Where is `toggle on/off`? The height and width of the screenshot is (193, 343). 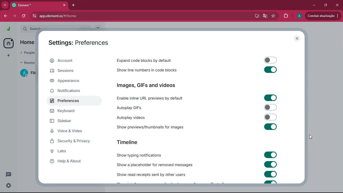
toggle on/off is located at coordinates (271, 98).